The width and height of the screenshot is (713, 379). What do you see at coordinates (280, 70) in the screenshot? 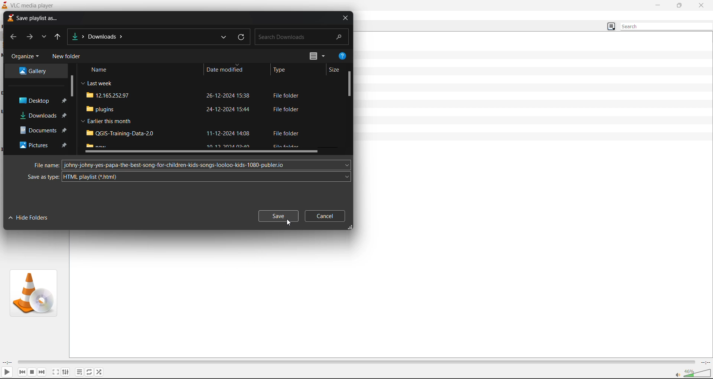
I see `type` at bounding box center [280, 70].